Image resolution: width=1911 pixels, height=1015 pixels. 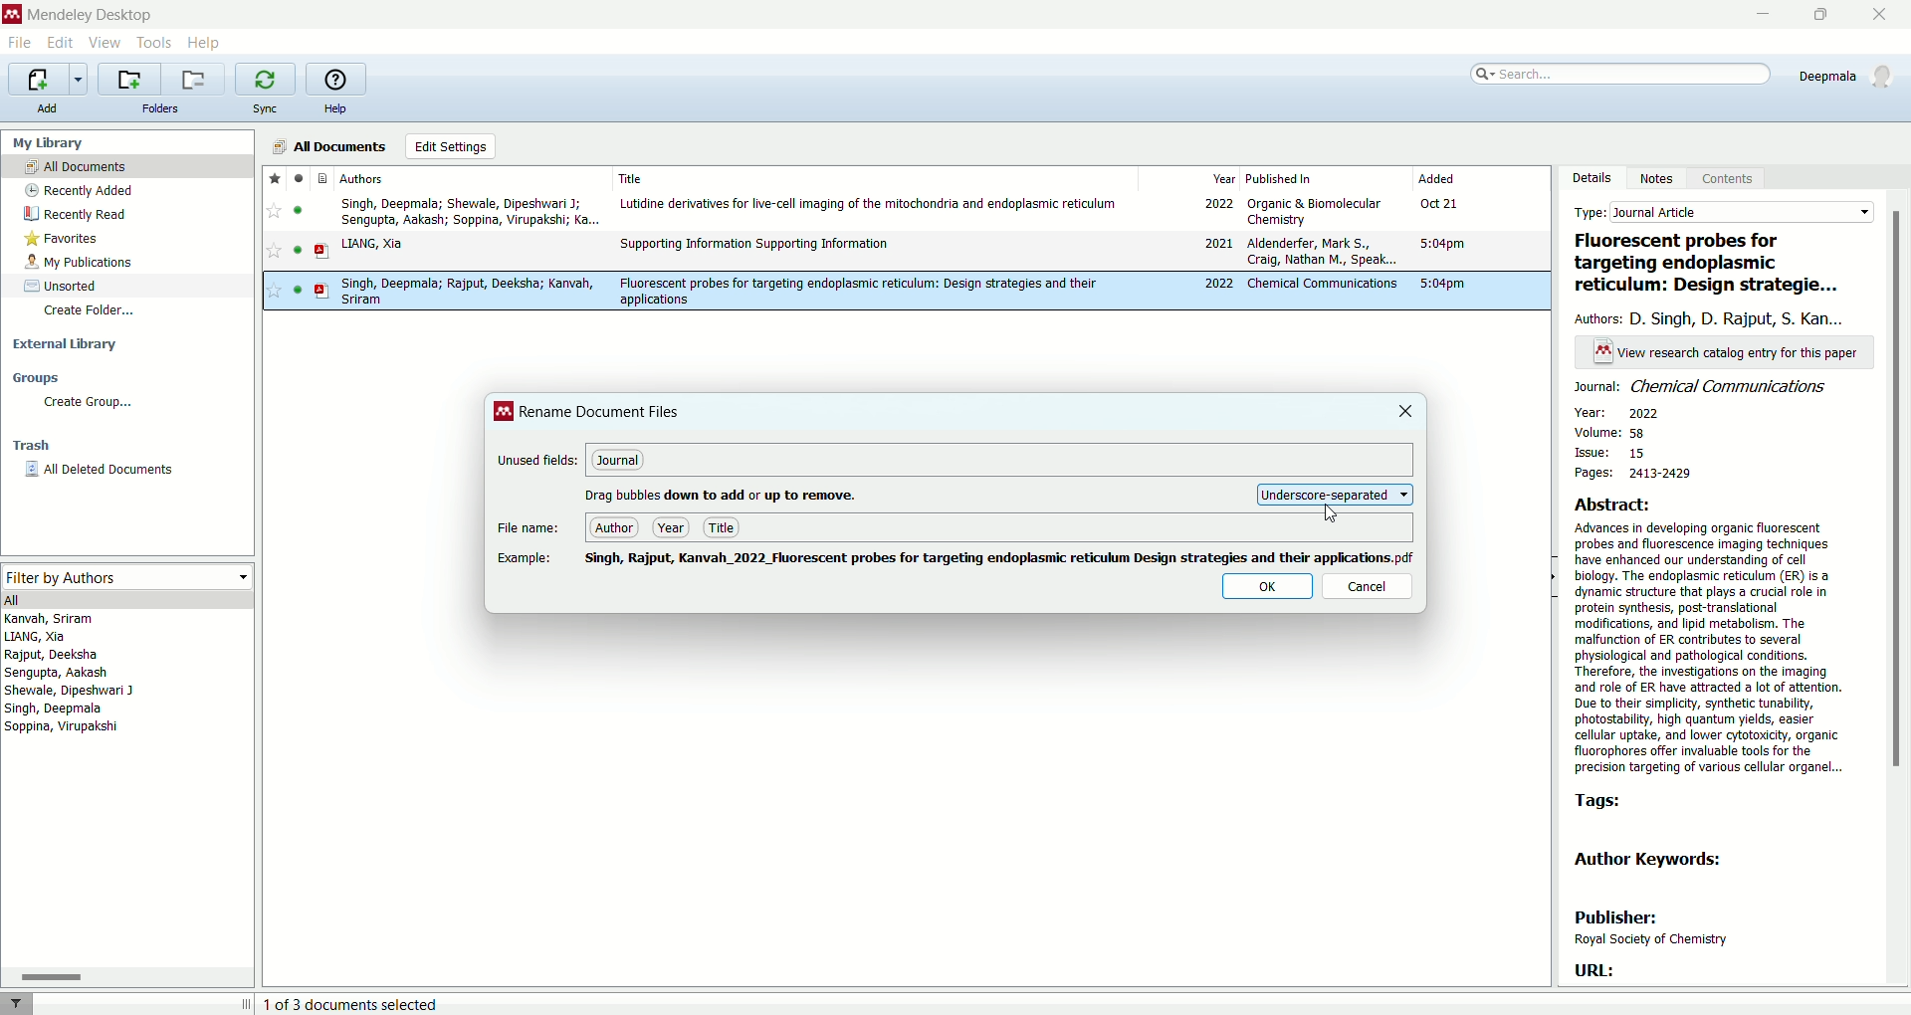 I want to click on Chemical communications, so click(x=1320, y=283).